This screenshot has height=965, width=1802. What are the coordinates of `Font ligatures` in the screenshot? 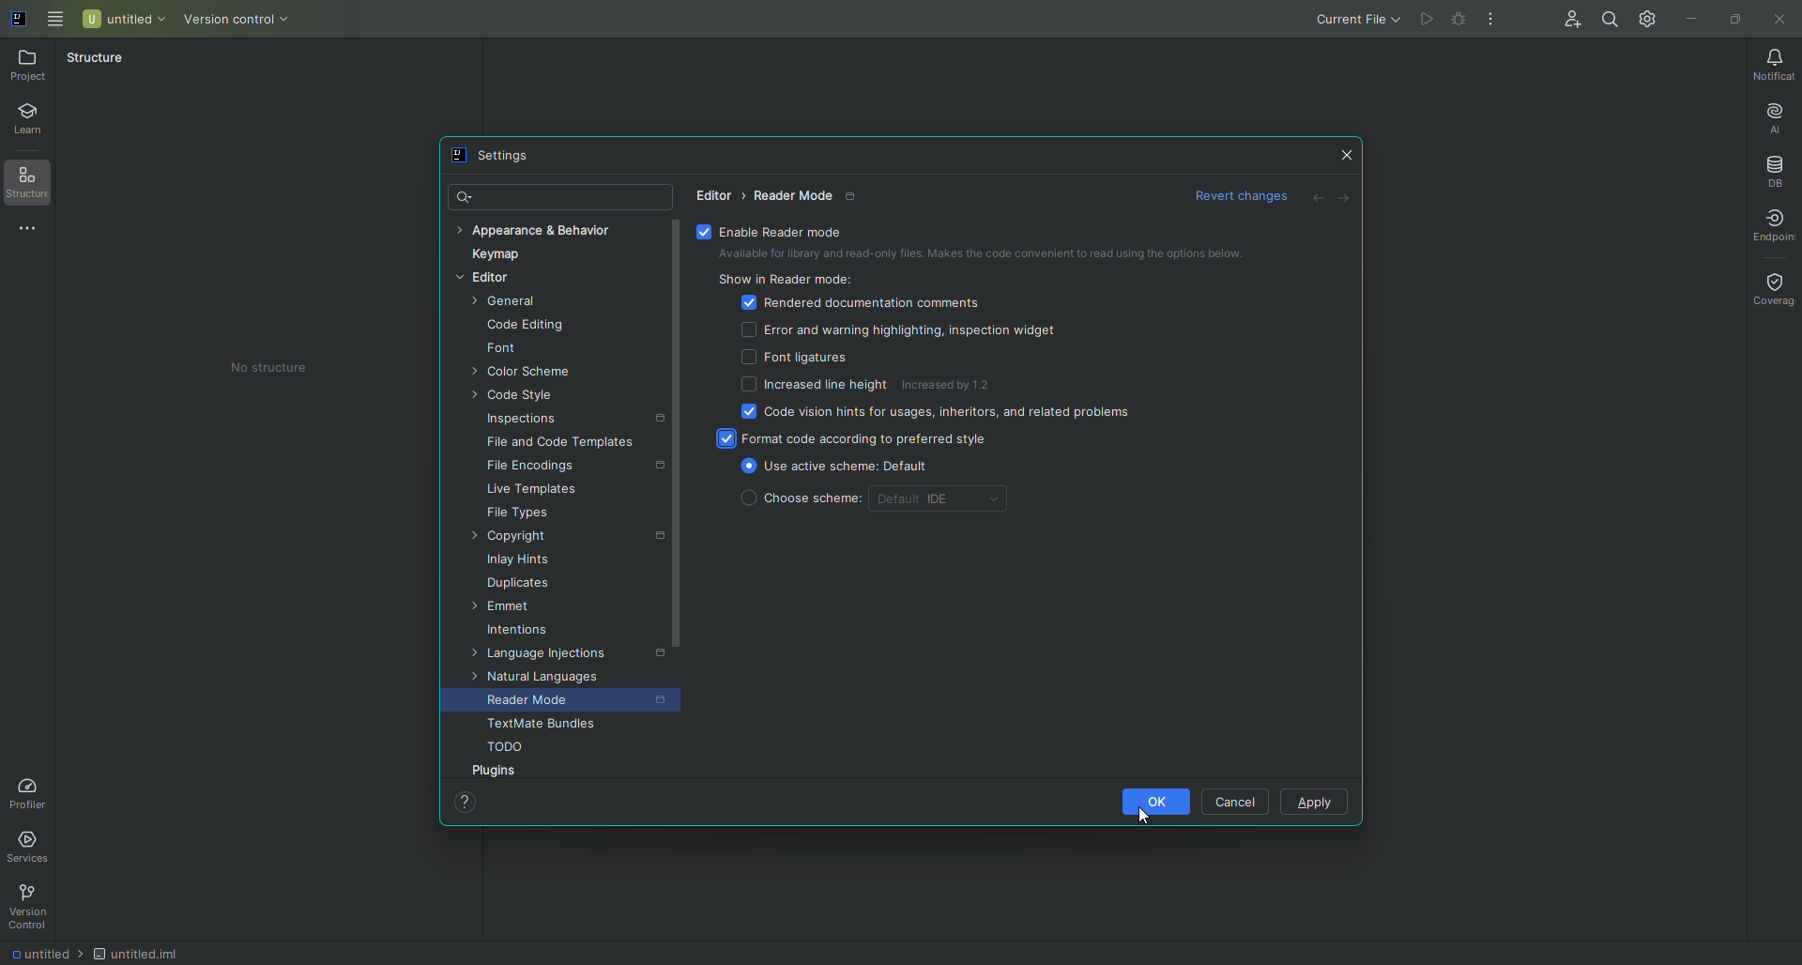 It's located at (793, 359).